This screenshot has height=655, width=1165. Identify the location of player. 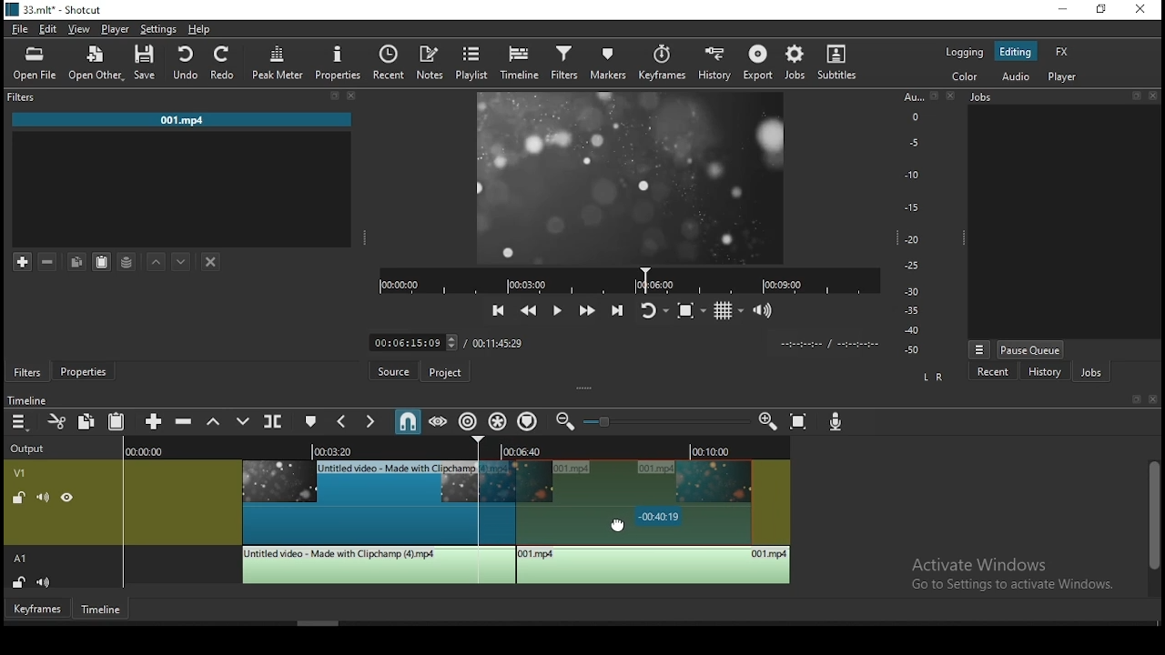
(115, 29).